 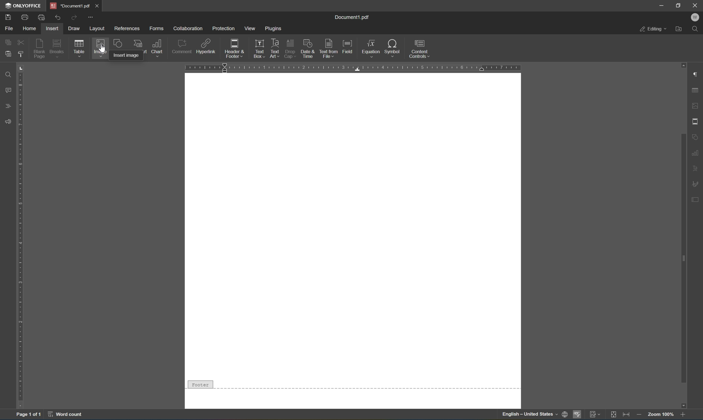 I want to click on header & footer, so click(x=231, y=49).